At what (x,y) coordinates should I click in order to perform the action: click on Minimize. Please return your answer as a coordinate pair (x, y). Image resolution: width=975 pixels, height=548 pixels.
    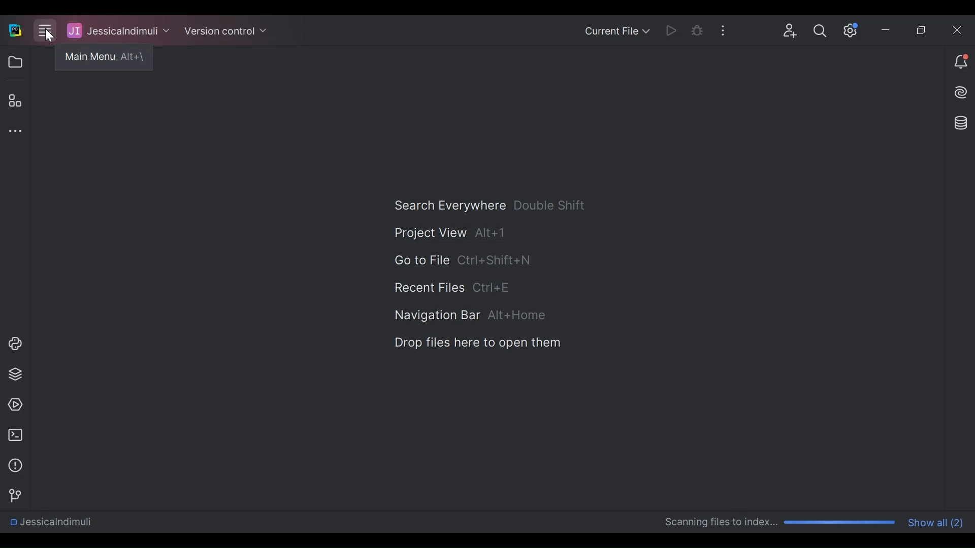
    Looking at the image, I should click on (885, 29).